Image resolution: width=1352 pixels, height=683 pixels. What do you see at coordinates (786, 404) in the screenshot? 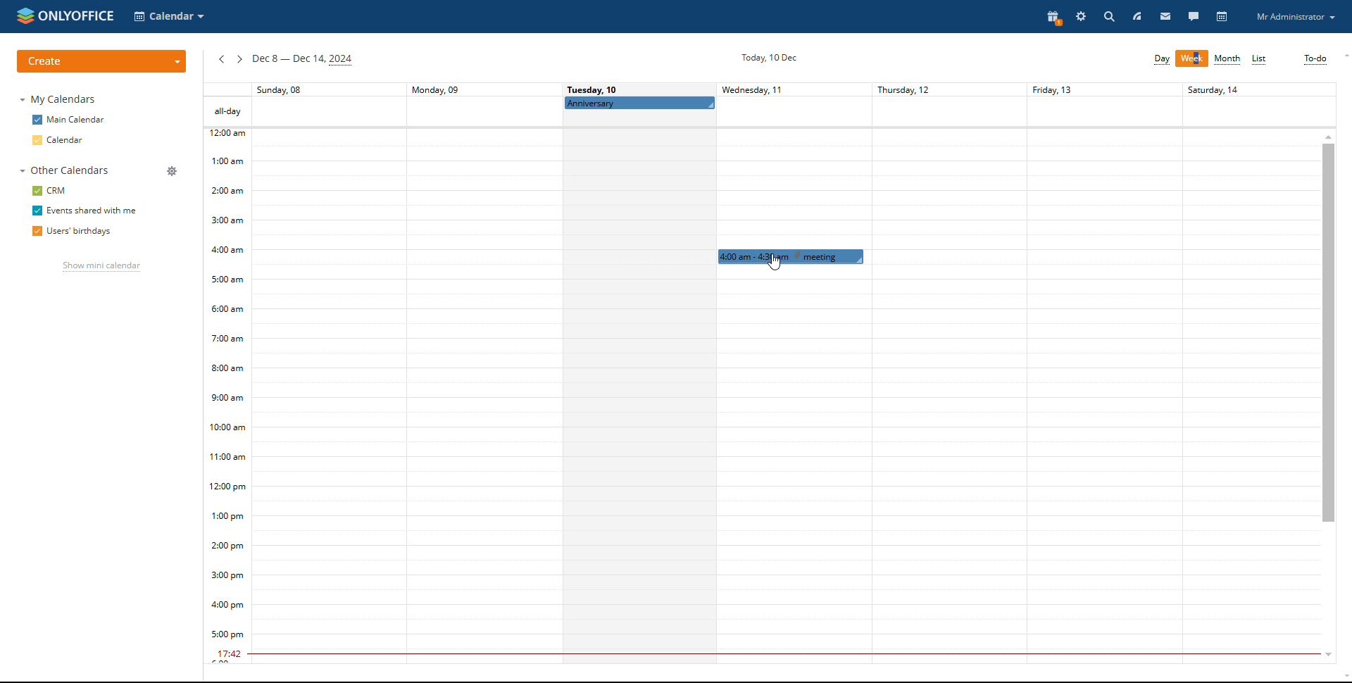
I see `30 min span of the day` at bounding box center [786, 404].